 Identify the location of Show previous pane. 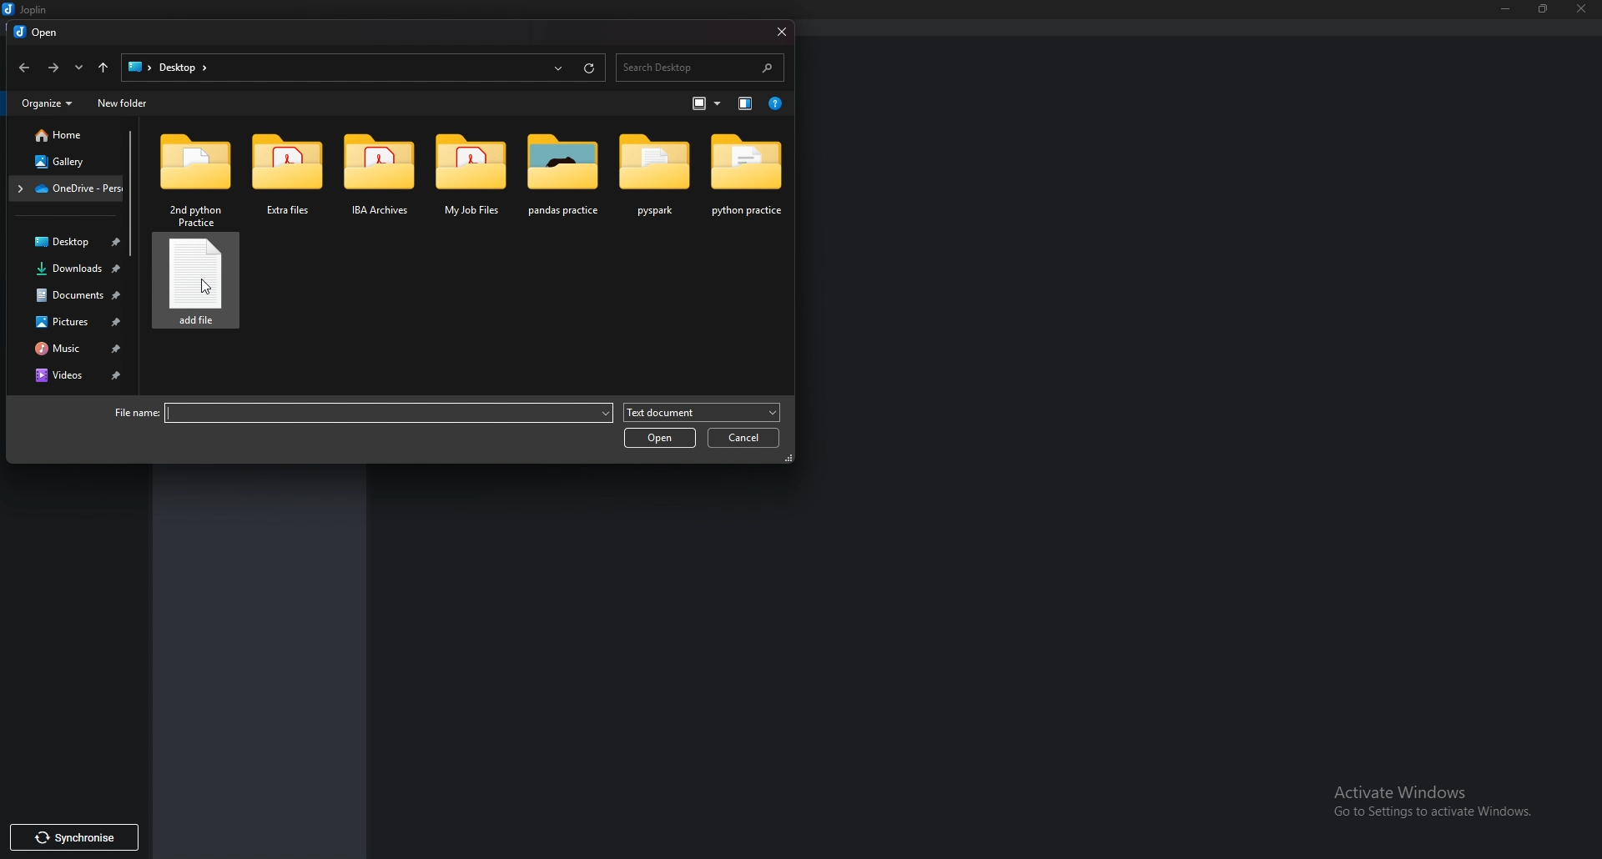
(748, 103).